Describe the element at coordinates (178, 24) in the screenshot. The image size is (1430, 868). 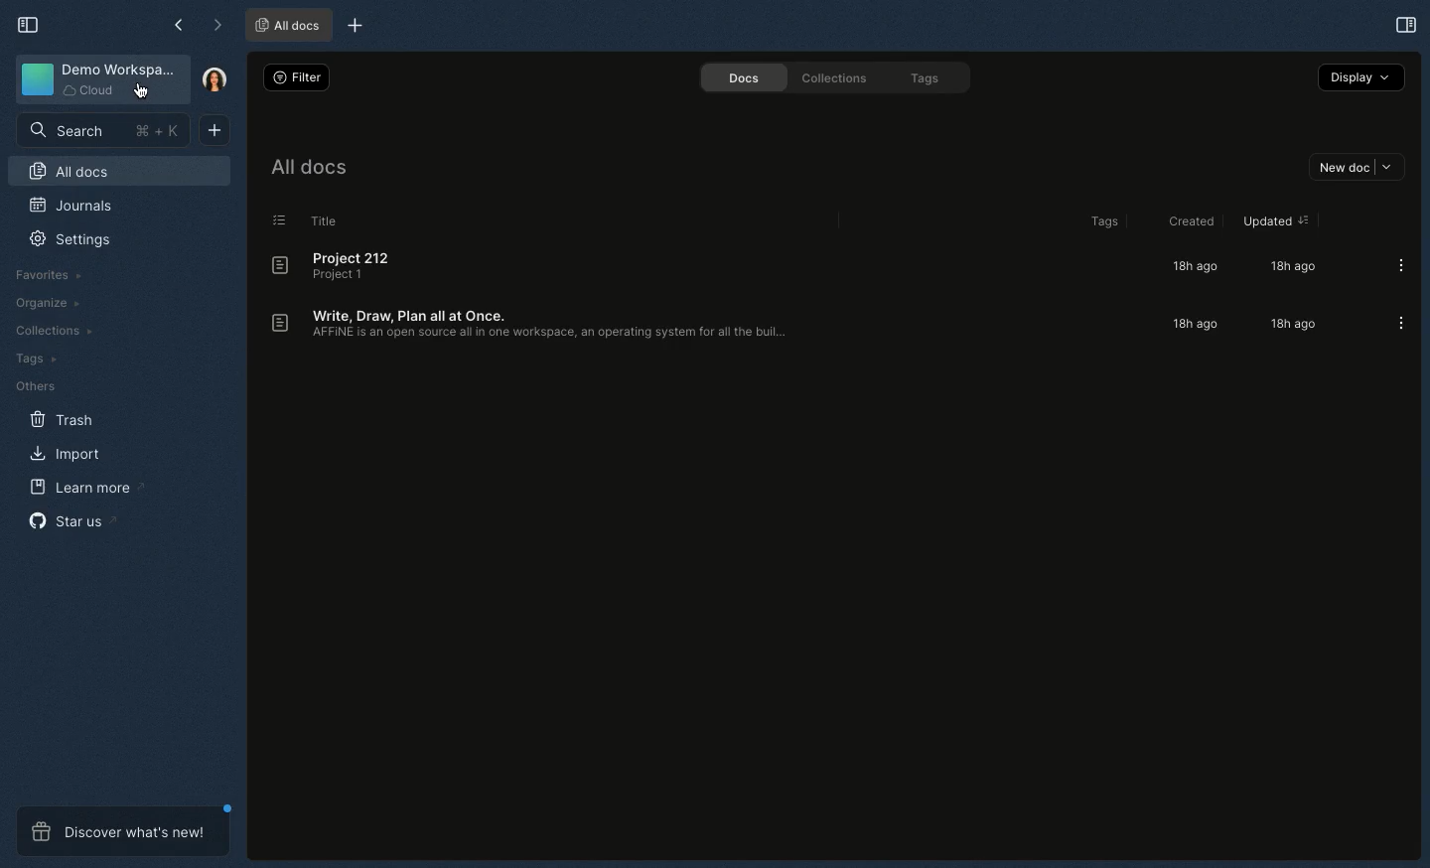
I see `Back` at that location.